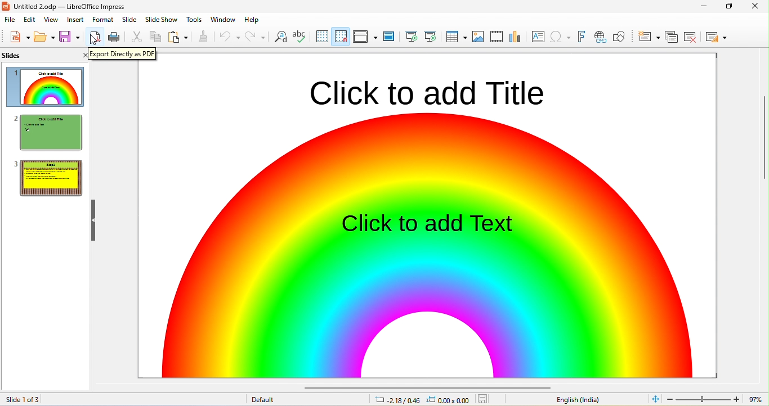 The image size is (769, 406). I want to click on clone, so click(203, 36).